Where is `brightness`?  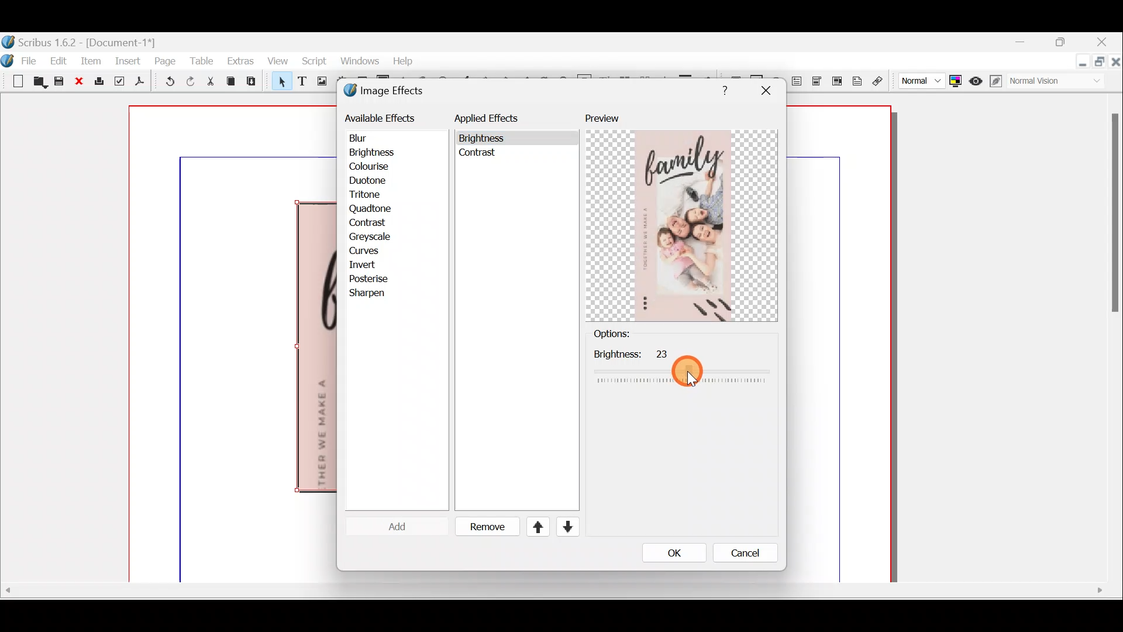
brightness is located at coordinates (681, 368).